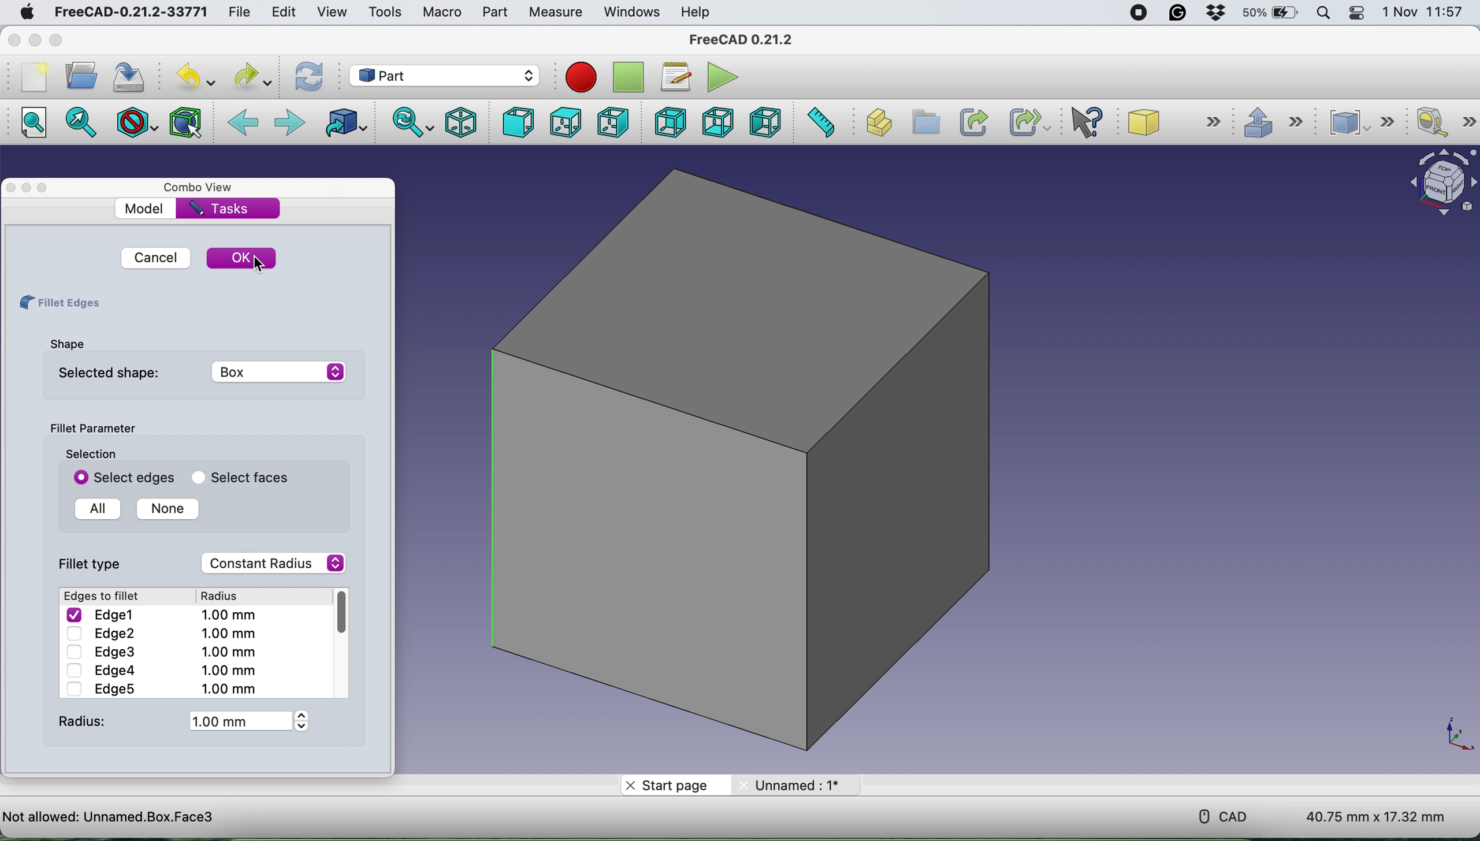 Image resolution: width=1480 pixels, height=841 pixels. Describe the element at coordinates (26, 14) in the screenshot. I see `system logo` at that location.